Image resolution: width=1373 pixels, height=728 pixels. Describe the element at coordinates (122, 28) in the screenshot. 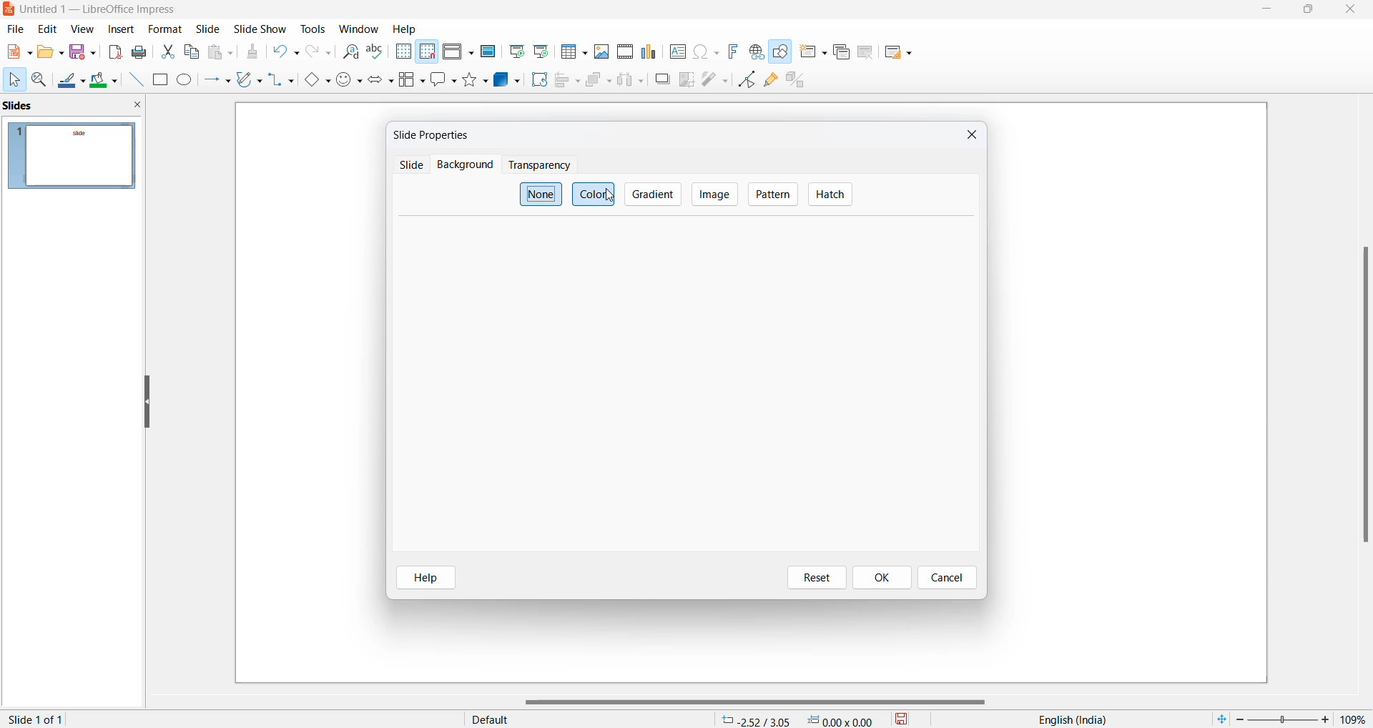

I see `insert` at that location.